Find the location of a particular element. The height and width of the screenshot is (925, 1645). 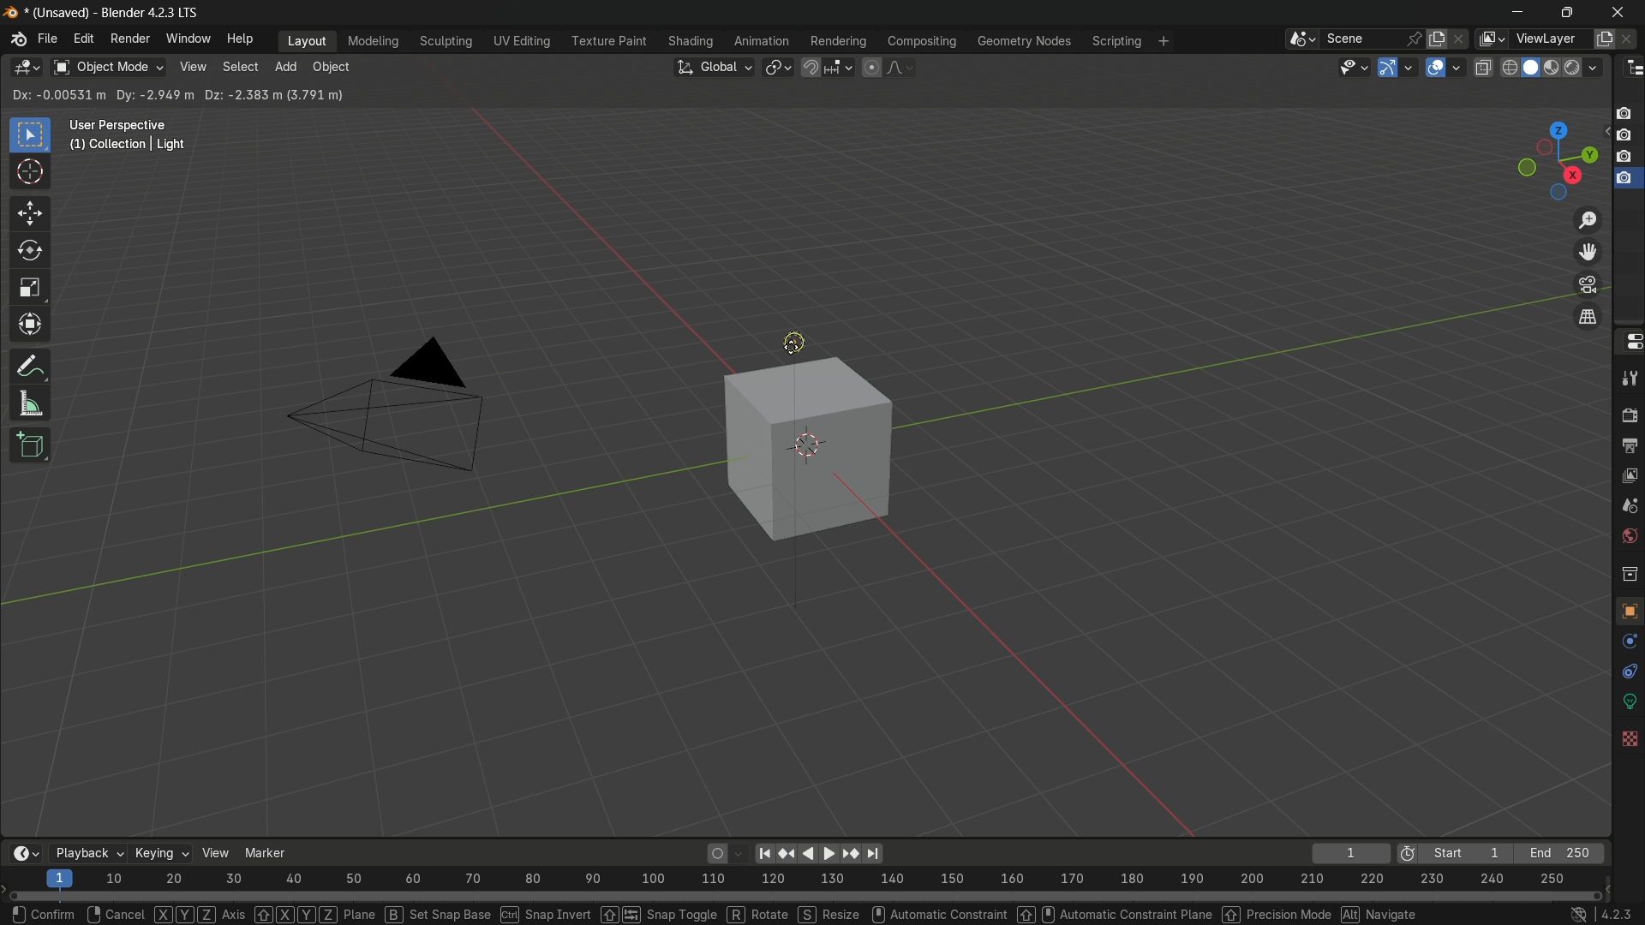

editor type is located at coordinates (27, 68).